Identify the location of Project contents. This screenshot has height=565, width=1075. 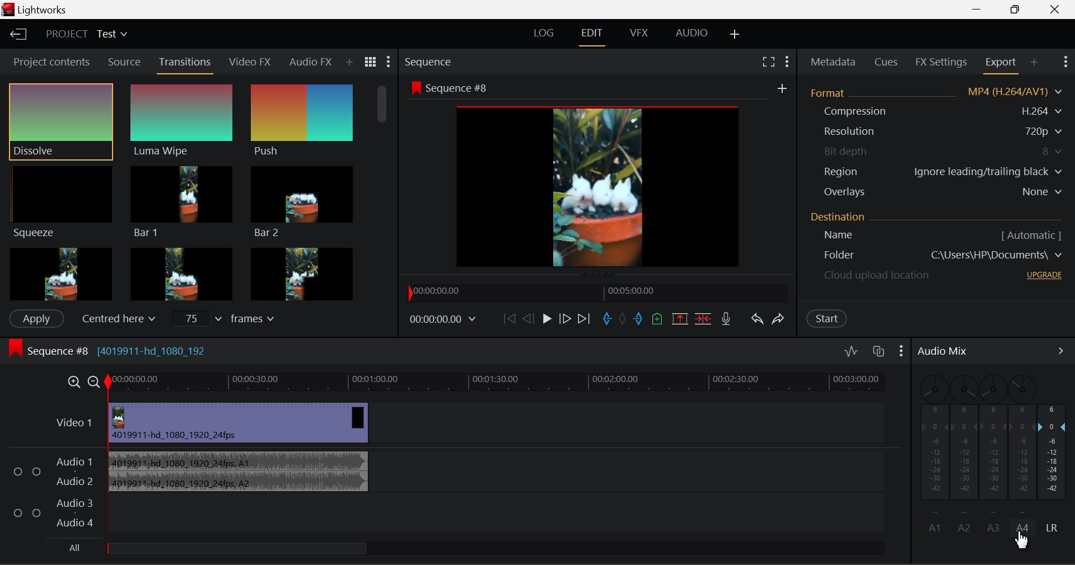
(48, 62).